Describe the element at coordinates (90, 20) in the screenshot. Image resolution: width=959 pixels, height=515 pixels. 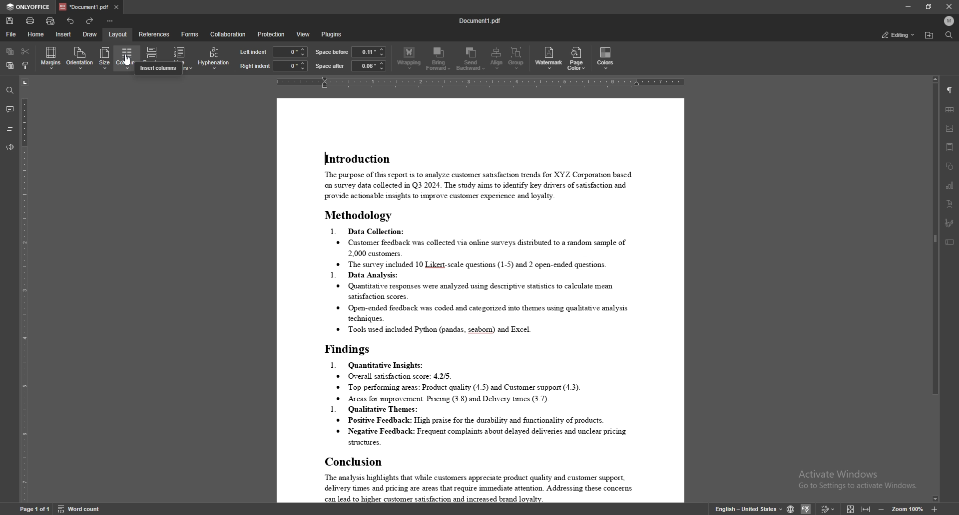
I see `redo` at that location.